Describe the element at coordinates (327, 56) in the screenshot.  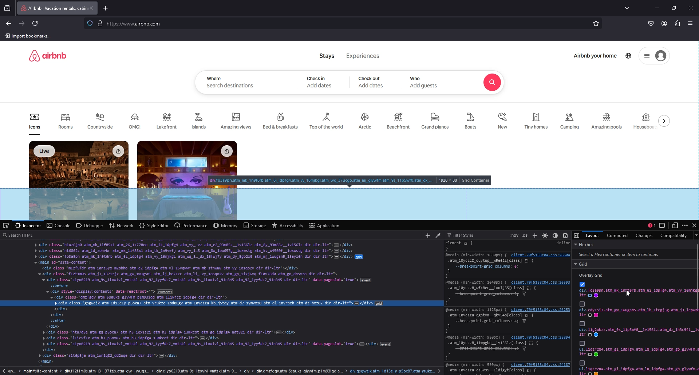
I see `Stays ` at that location.